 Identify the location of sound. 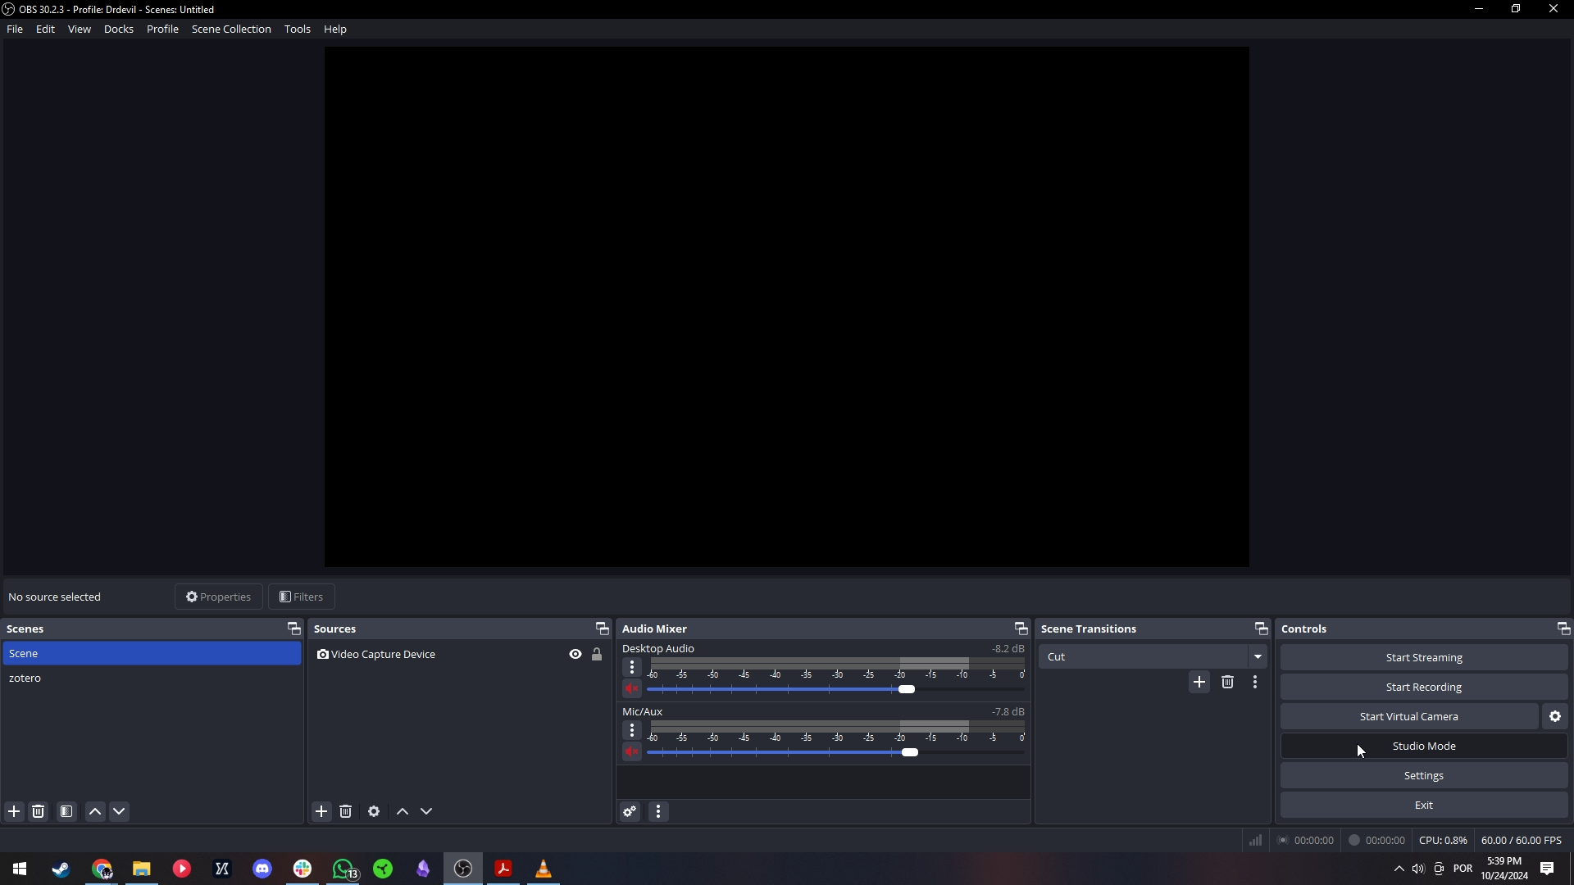
(1417, 869).